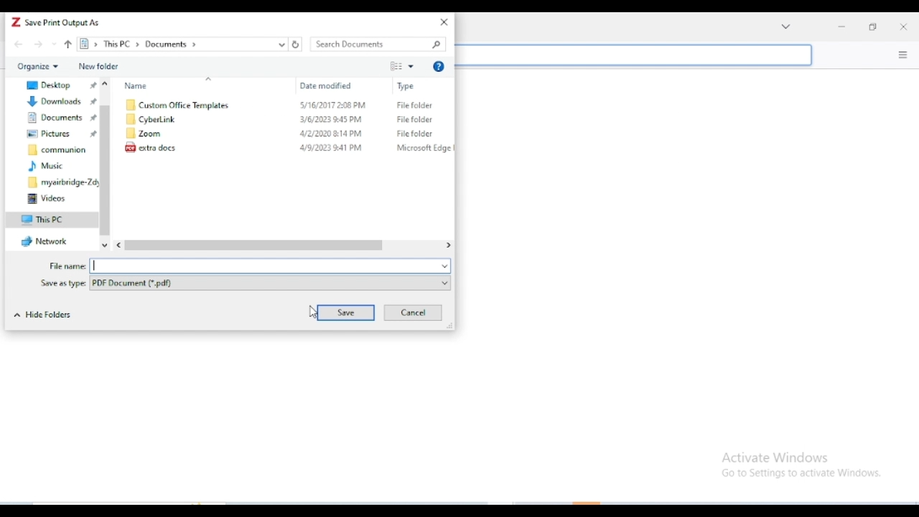 The width and height of the screenshot is (919, 517). Describe the element at coordinates (327, 86) in the screenshot. I see `Date modified` at that location.